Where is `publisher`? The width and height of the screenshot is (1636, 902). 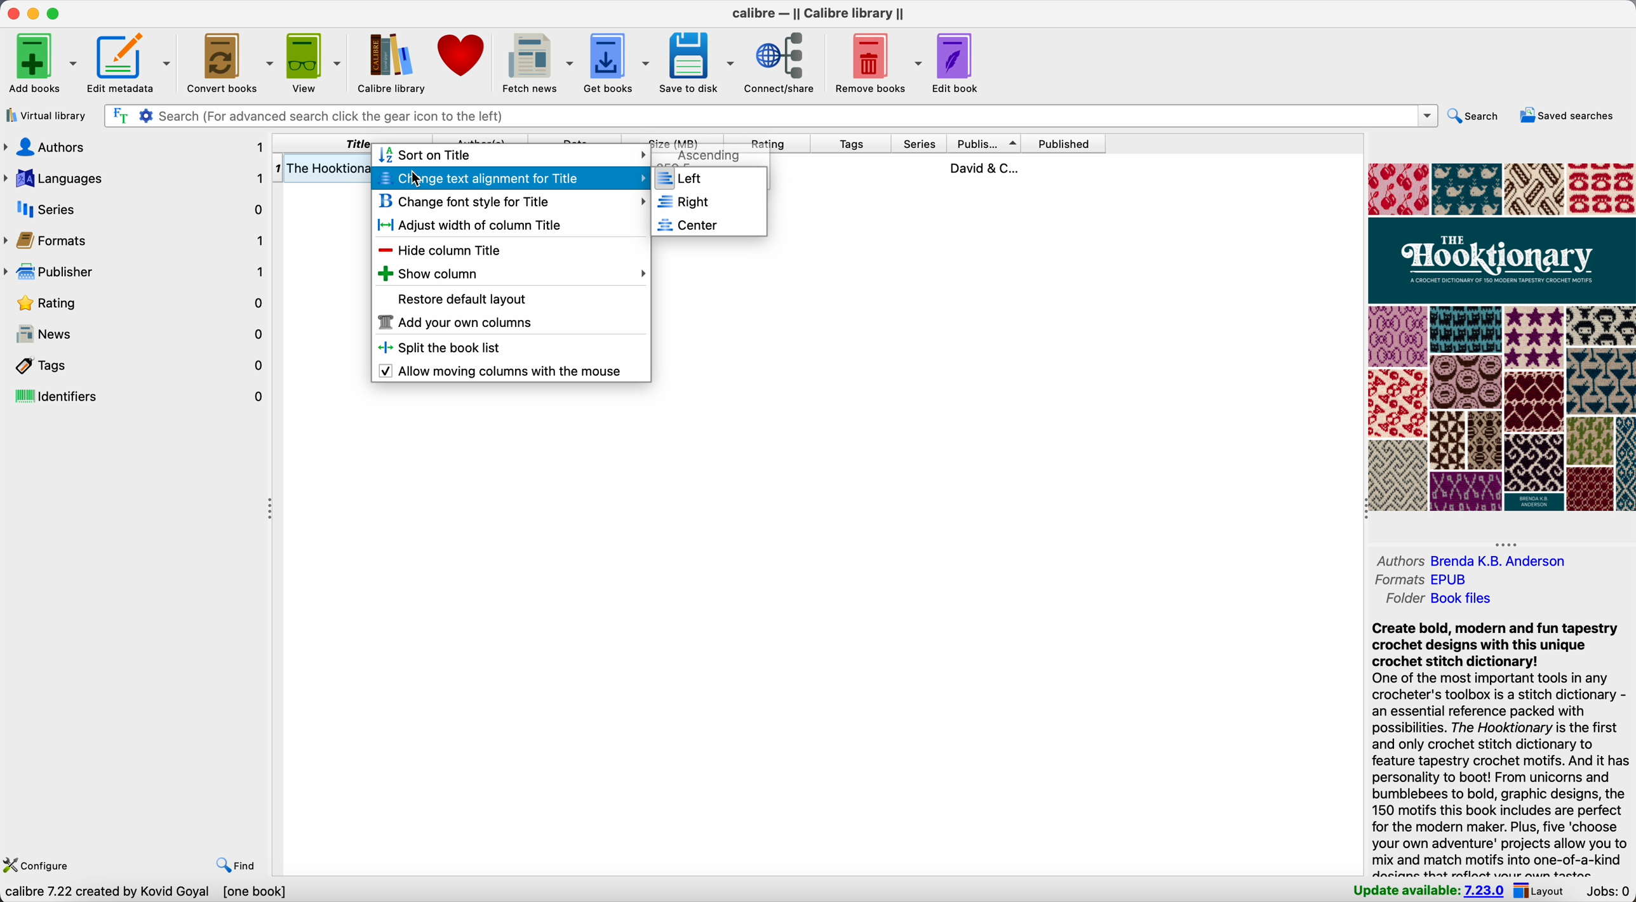
publisher is located at coordinates (987, 142).